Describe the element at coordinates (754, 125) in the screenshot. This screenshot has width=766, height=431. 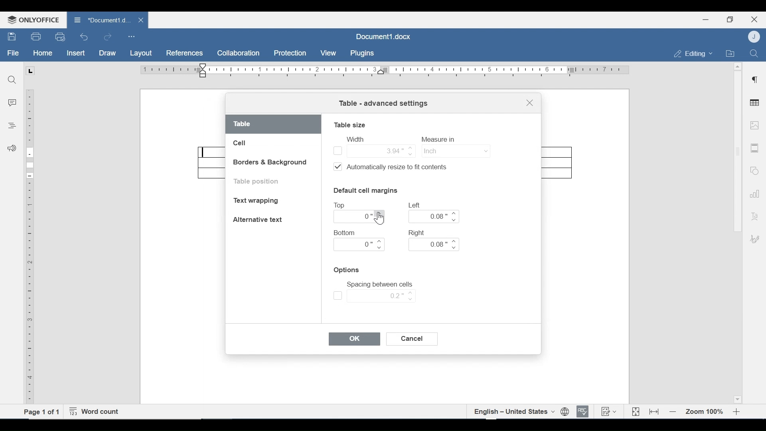
I see `image` at that location.